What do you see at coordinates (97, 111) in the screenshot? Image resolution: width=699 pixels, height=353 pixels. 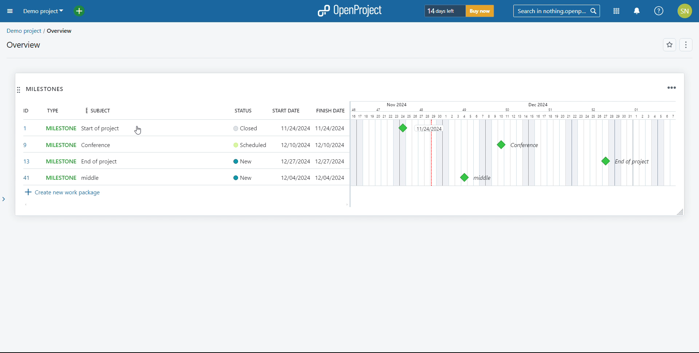 I see `subject` at bounding box center [97, 111].